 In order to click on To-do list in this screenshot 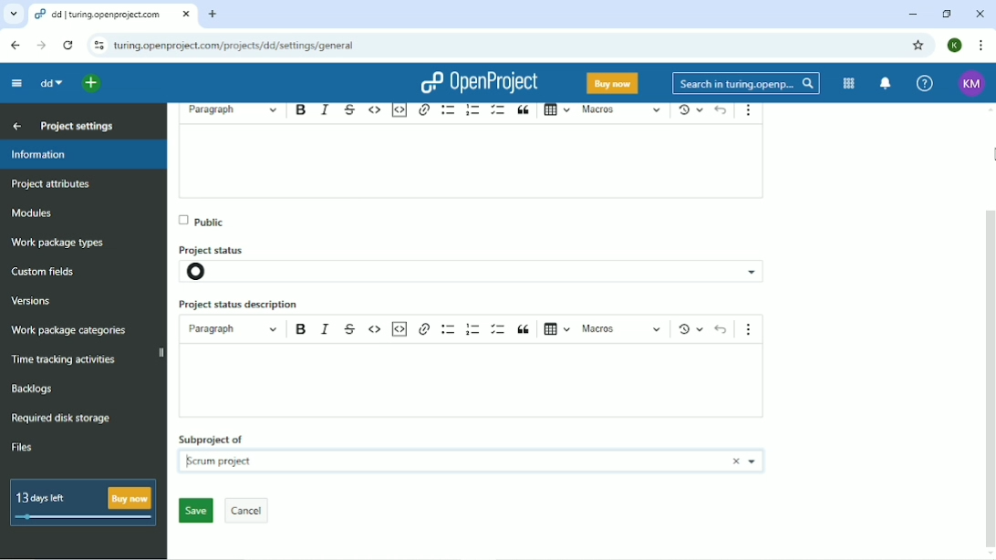, I will do `click(498, 328)`.